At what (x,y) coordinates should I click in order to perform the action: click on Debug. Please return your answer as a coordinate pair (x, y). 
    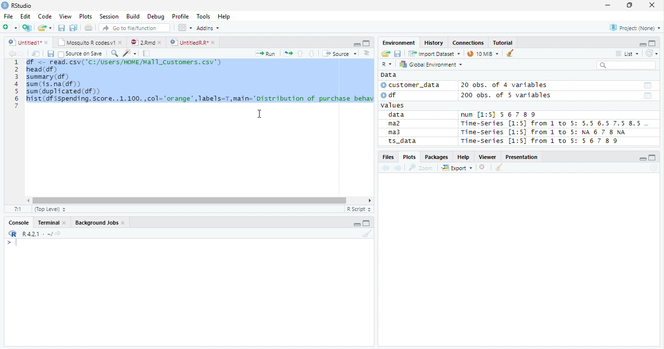
    Looking at the image, I should click on (156, 17).